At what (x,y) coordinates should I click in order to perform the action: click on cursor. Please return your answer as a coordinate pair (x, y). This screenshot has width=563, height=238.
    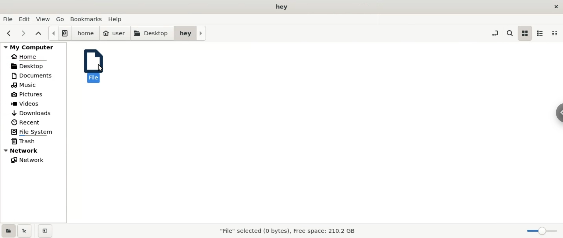
    Looking at the image, I should click on (101, 68).